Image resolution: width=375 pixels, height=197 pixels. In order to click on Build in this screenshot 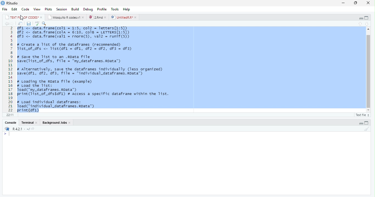, I will do `click(75, 9)`.